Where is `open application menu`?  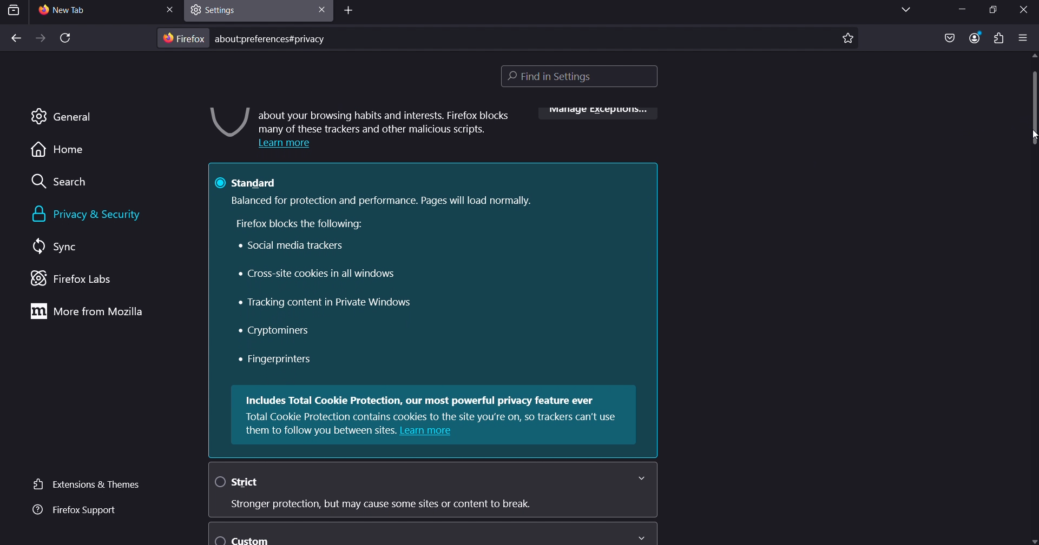 open application menu is located at coordinates (1023, 38).